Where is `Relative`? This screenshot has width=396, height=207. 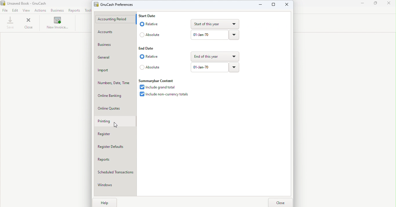 Relative is located at coordinates (150, 24).